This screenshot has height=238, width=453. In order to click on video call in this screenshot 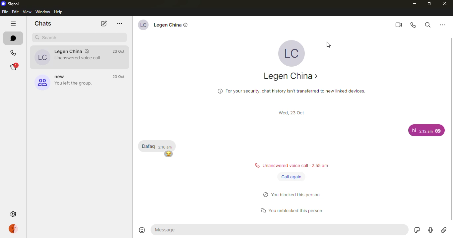, I will do `click(398, 25)`.